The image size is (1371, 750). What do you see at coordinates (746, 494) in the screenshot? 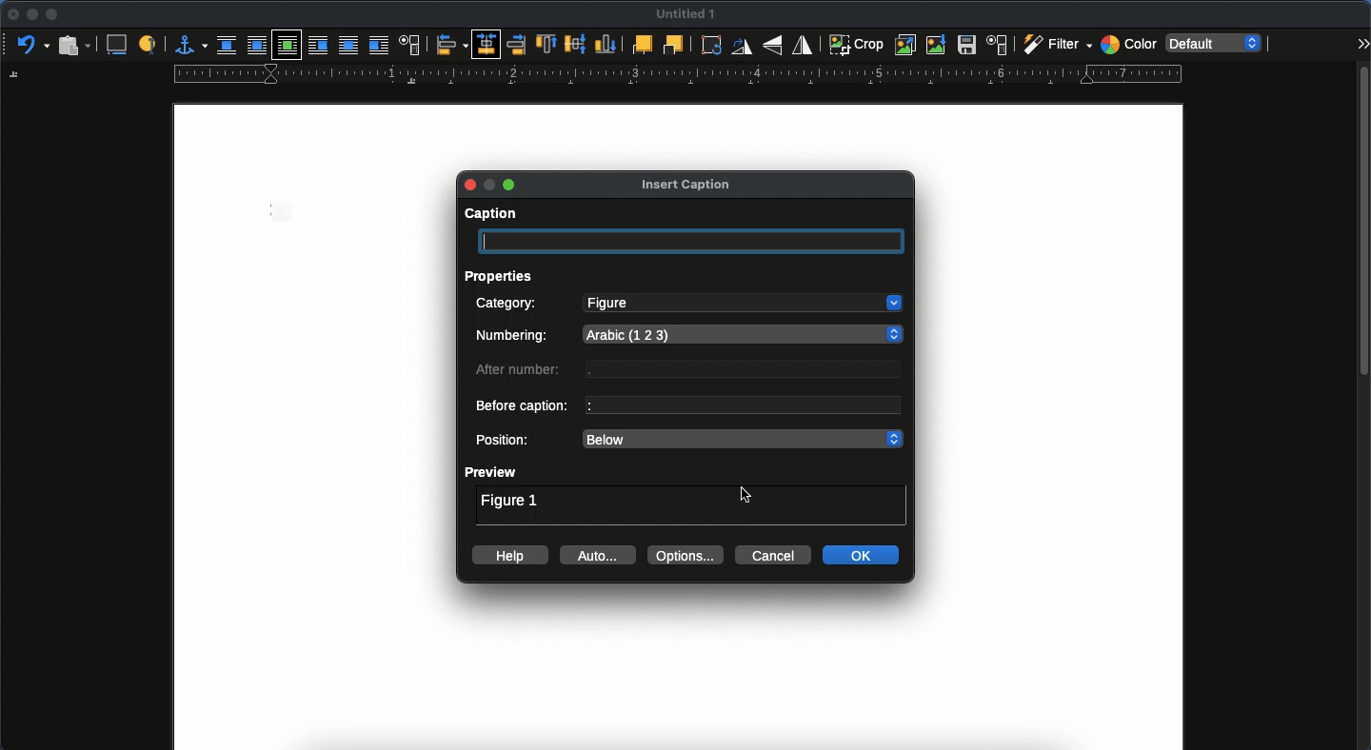
I see `cursor` at bounding box center [746, 494].